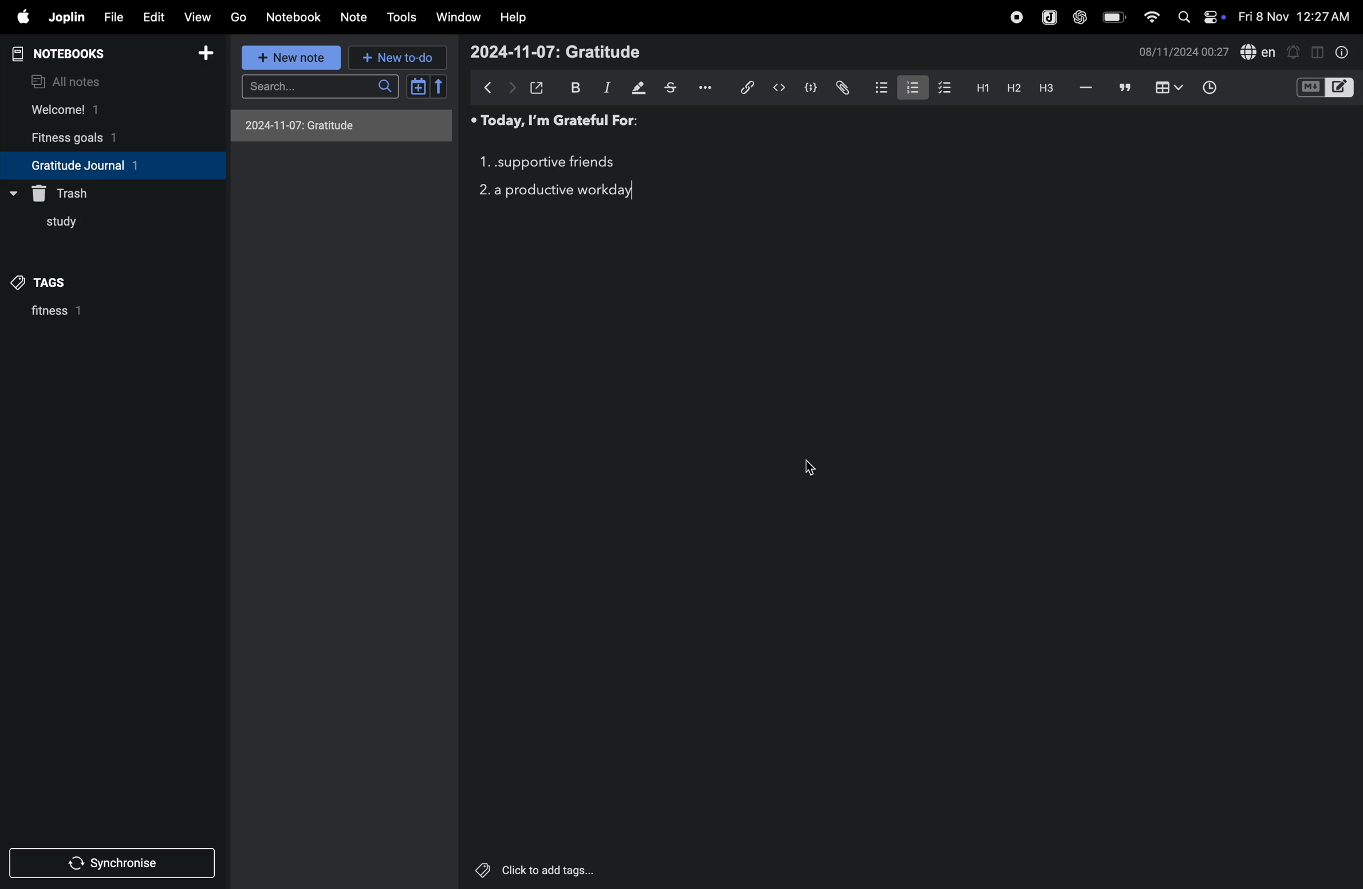 The width and height of the screenshot is (1363, 889). Describe the element at coordinates (1014, 18) in the screenshot. I see `record` at that location.